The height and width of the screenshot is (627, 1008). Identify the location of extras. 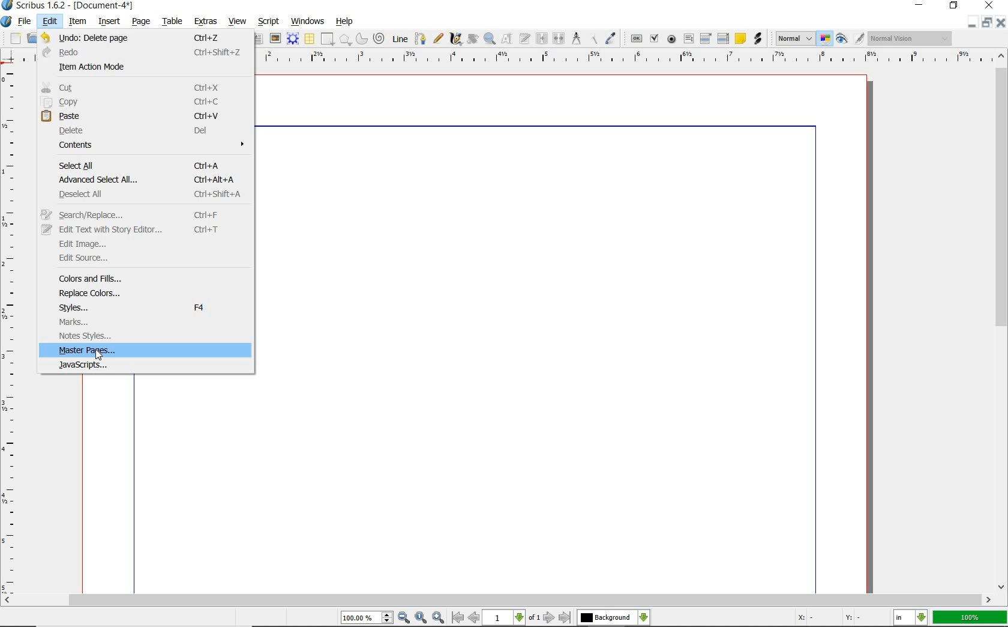
(206, 22).